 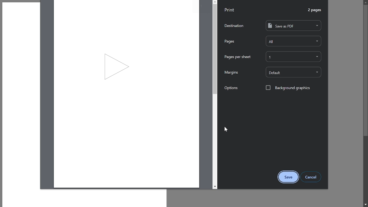 I want to click on Cursor, so click(x=226, y=129).